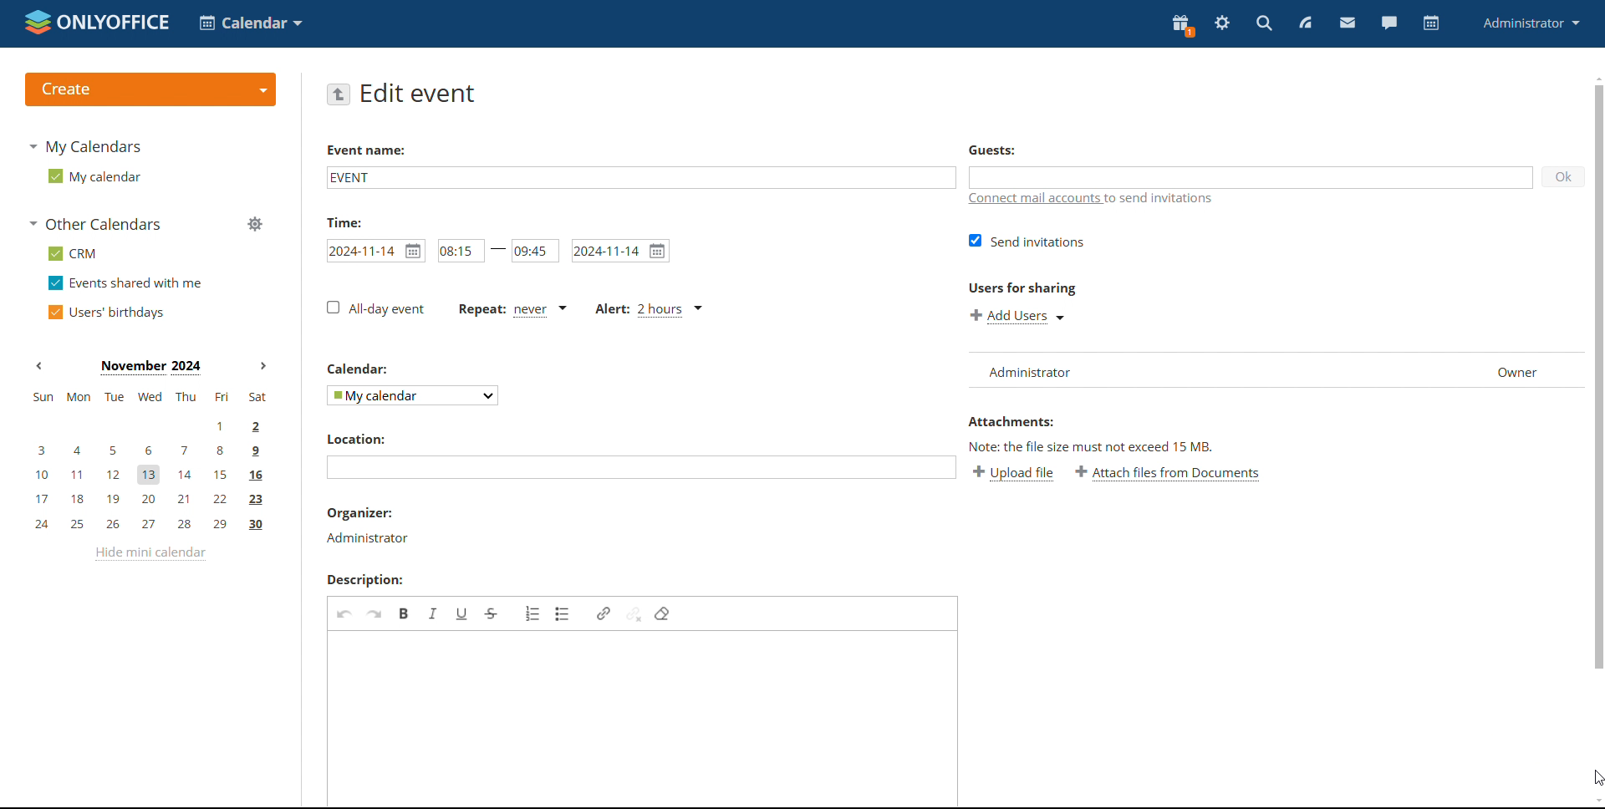  Describe the element at coordinates (1388, 22) in the screenshot. I see `chat` at that location.